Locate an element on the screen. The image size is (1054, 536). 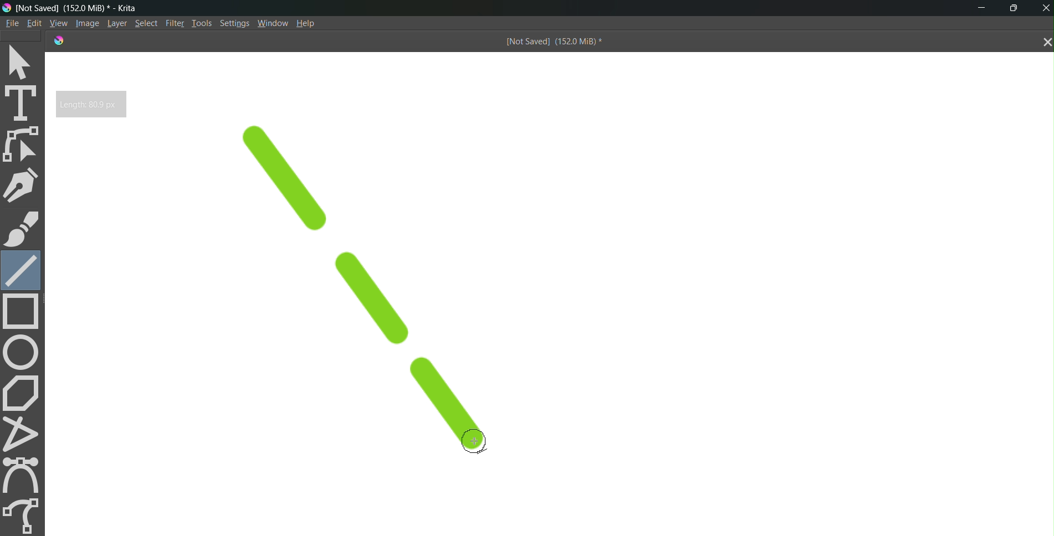
minimize is located at coordinates (978, 9).